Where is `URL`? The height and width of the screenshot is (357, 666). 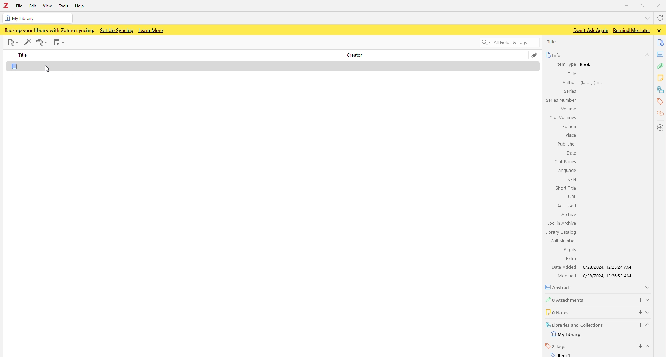
URL is located at coordinates (571, 197).